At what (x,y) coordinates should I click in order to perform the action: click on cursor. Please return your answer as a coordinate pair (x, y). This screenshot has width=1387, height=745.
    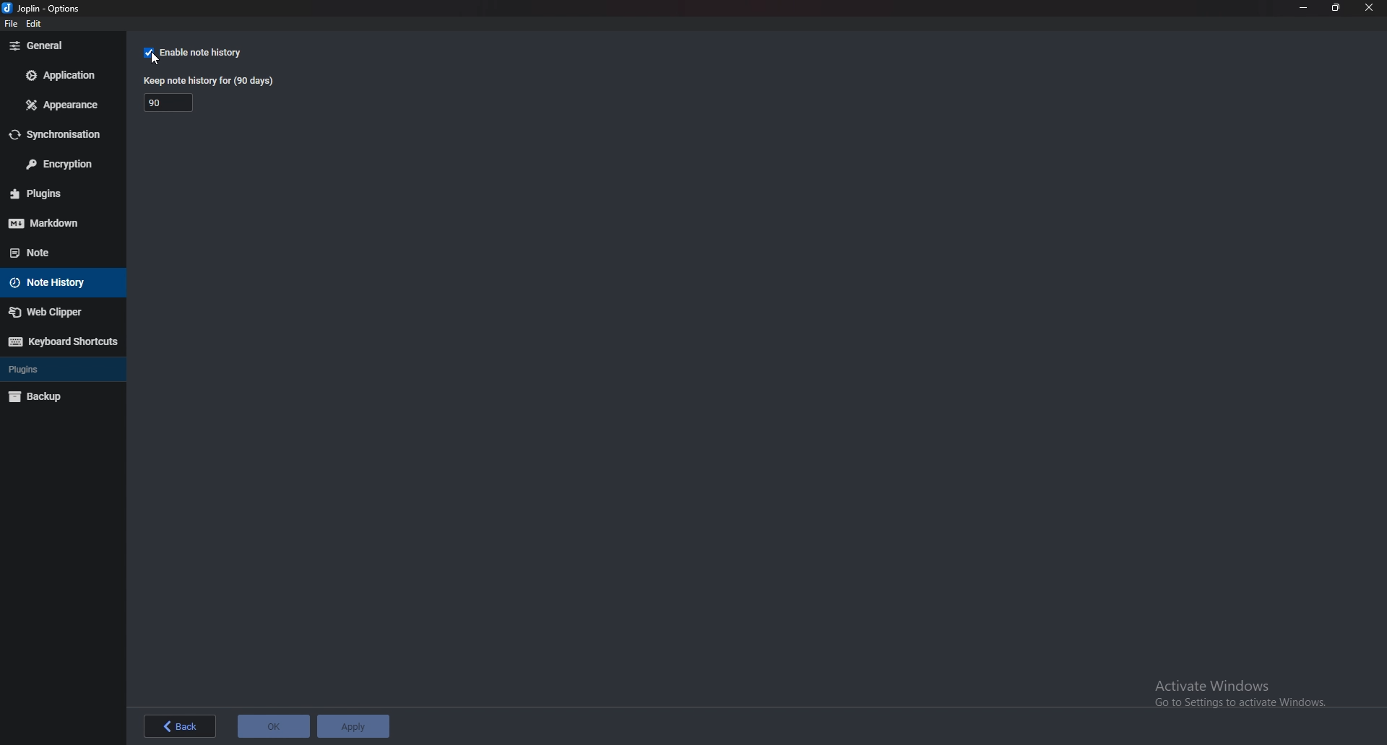
    Looking at the image, I should click on (159, 58).